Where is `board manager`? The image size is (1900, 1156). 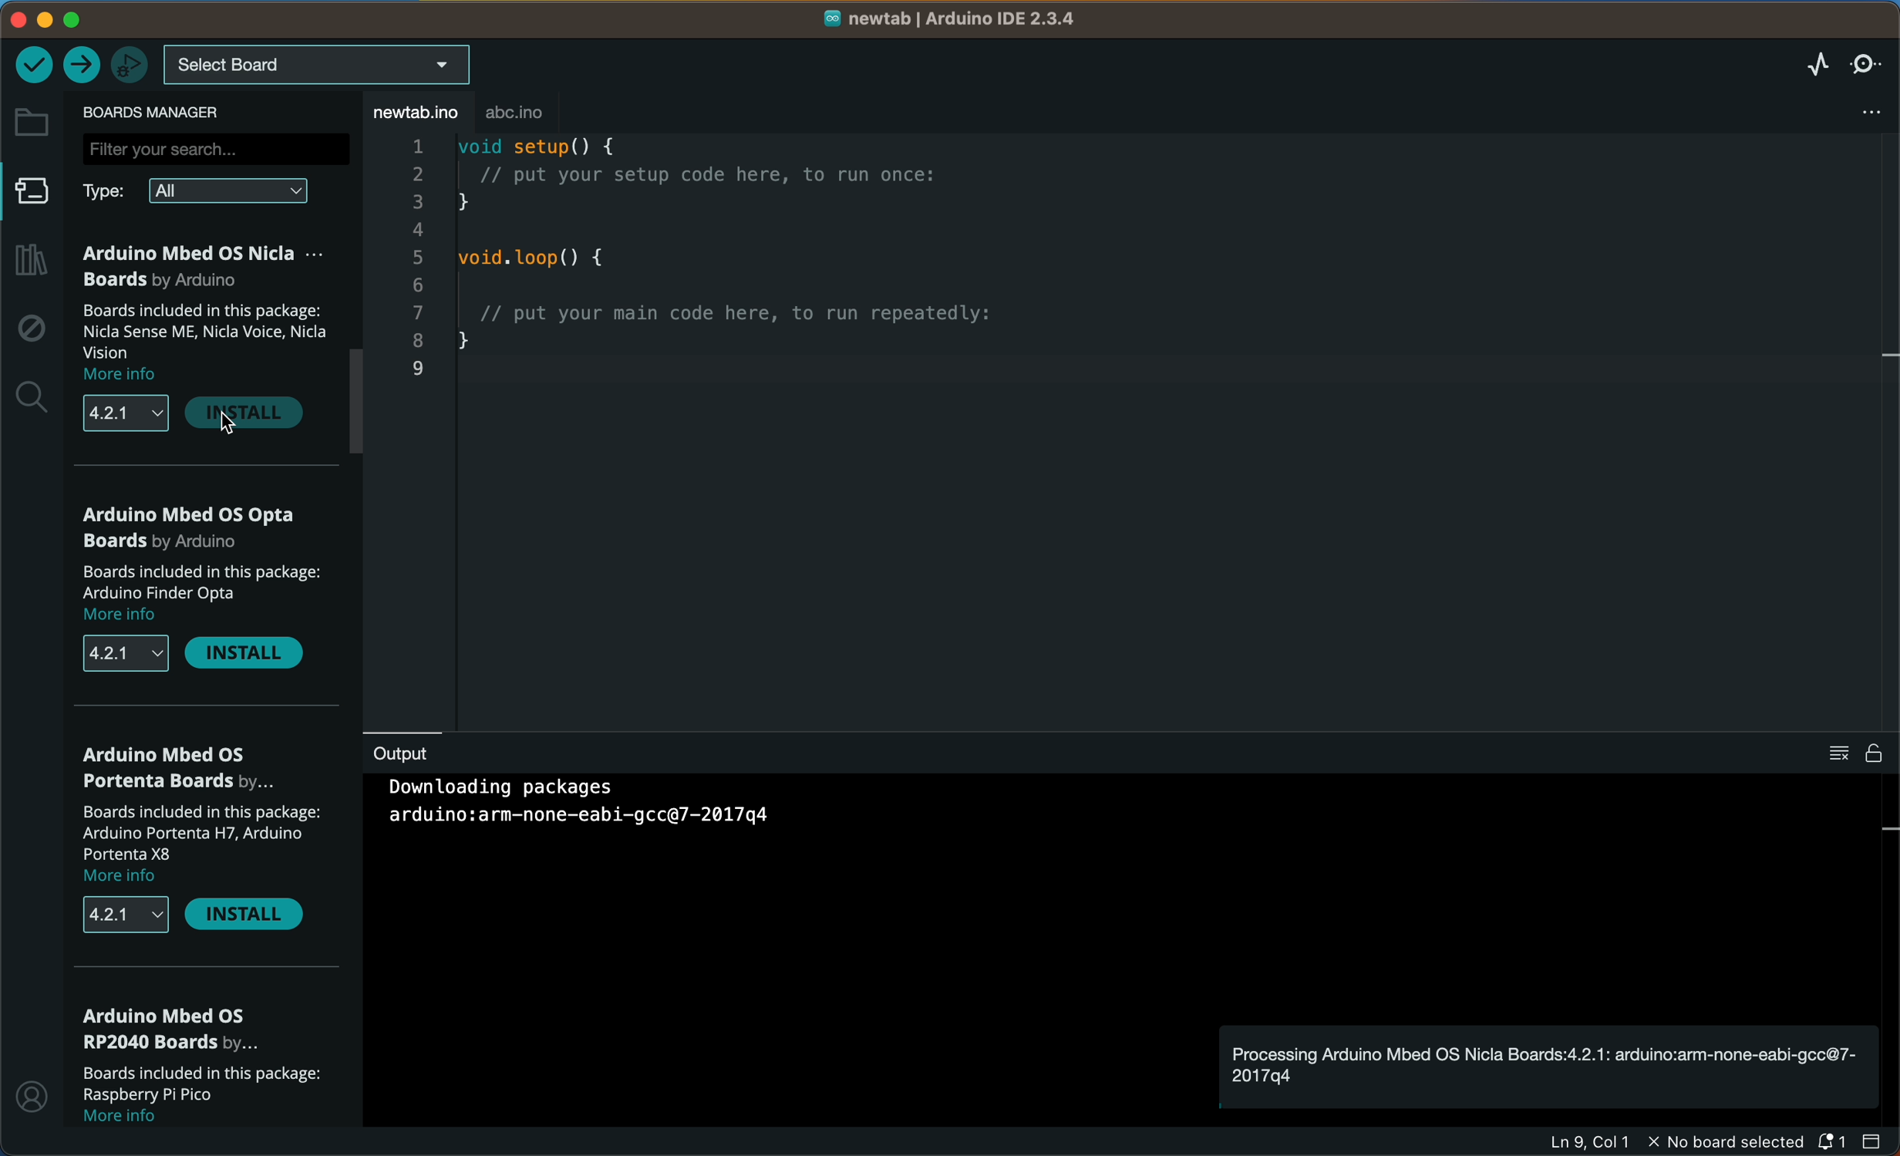
board manager is located at coordinates (168, 113).